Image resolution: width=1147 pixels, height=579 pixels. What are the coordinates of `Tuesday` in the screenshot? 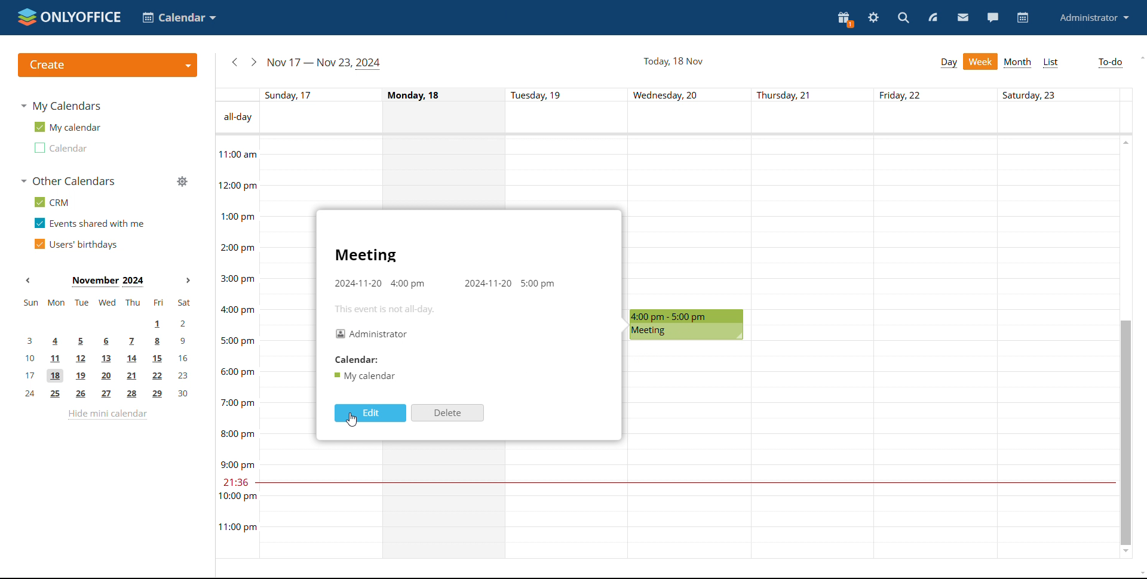 It's located at (568, 172).